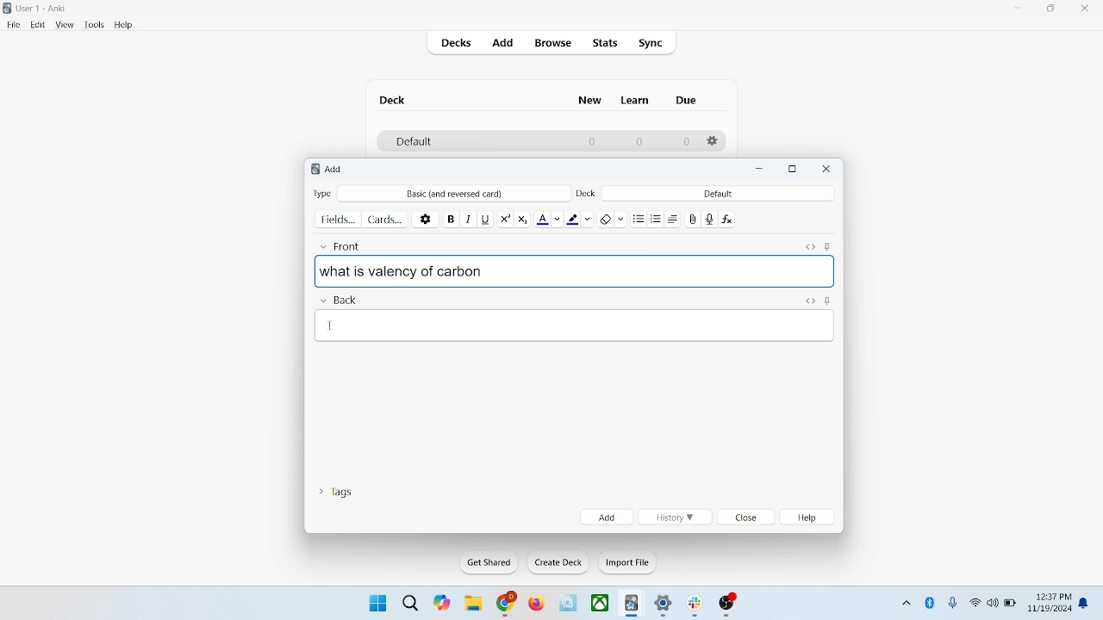 The width and height of the screenshot is (1103, 620). What do you see at coordinates (601, 603) in the screenshot?
I see `x-box` at bounding box center [601, 603].